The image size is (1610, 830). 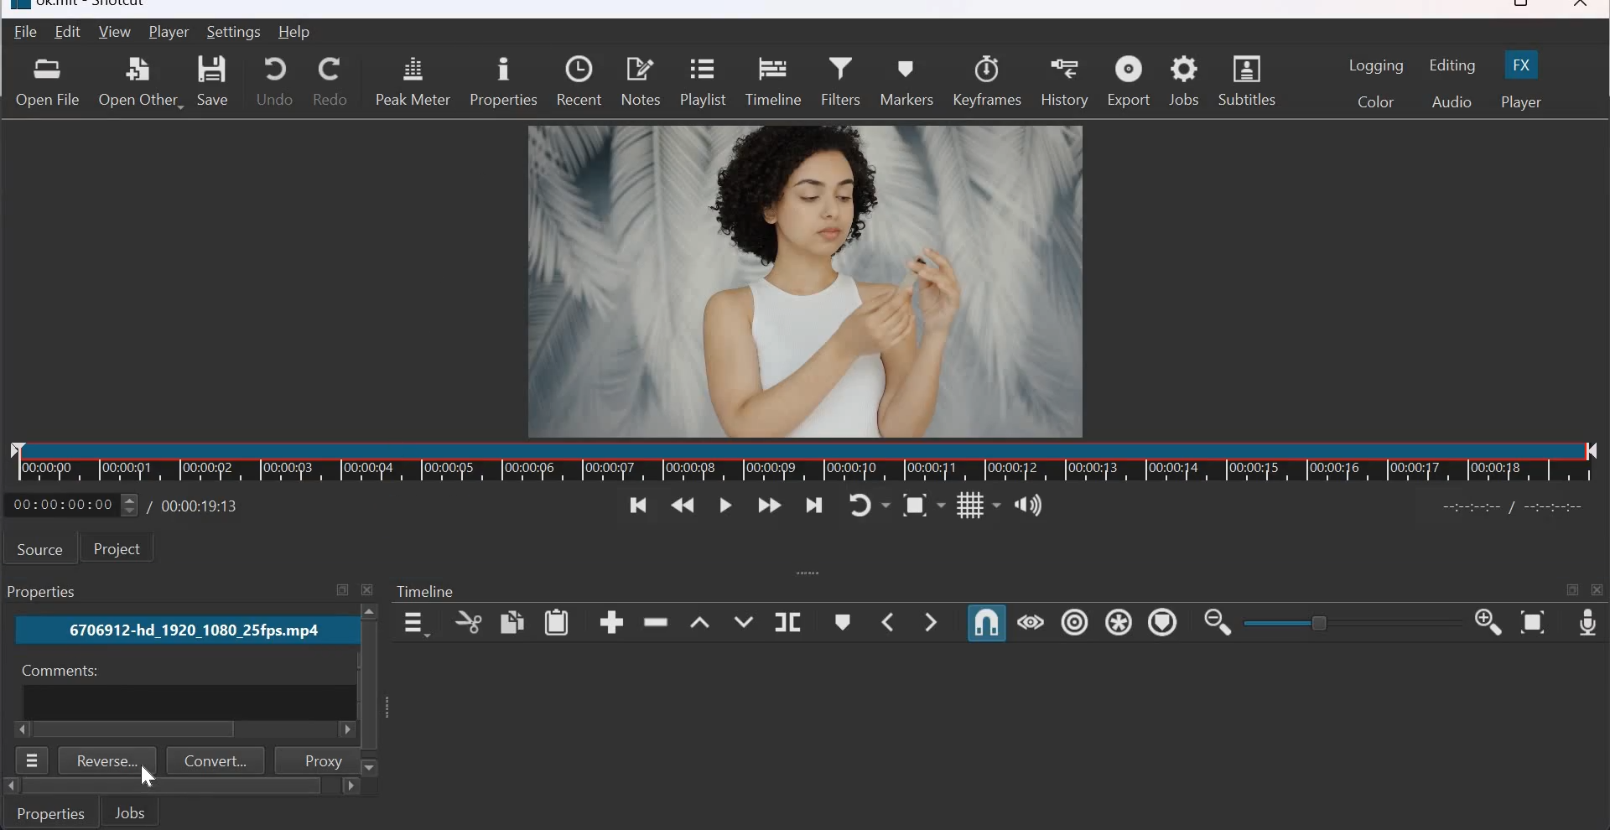 What do you see at coordinates (367, 685) in the screenshot?
I see `` at bounding box center [367, 685].